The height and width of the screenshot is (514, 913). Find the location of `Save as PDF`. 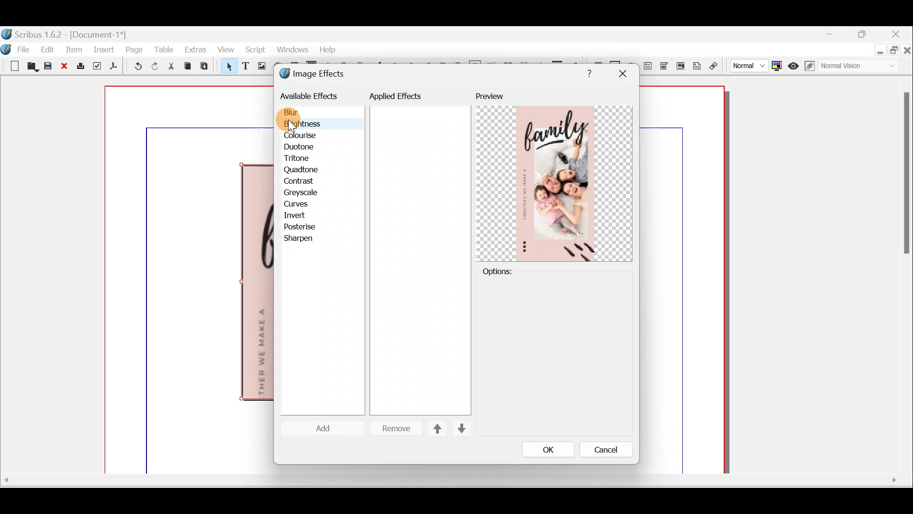

Save as PDF is located at coordinates (114, 68).